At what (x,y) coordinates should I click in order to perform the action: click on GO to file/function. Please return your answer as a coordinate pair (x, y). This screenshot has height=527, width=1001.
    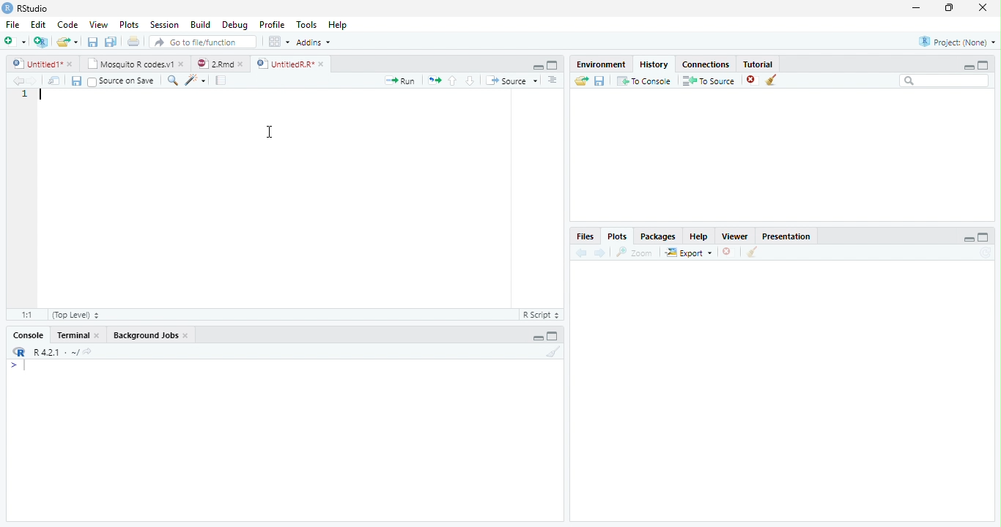
    Looking at the image, I should click on (200, 42).